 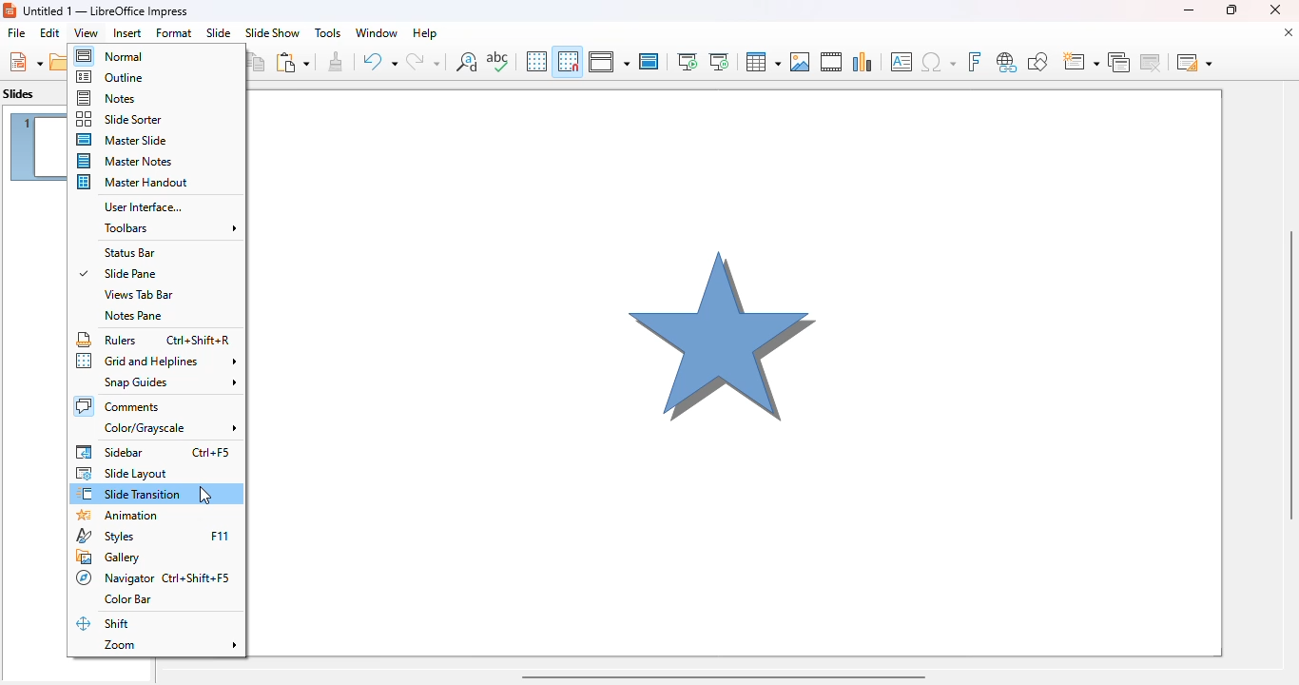 What do you see at coordinates (1275, 10) in the screenshot?
I see `close` at bounding box center [1275, 10].